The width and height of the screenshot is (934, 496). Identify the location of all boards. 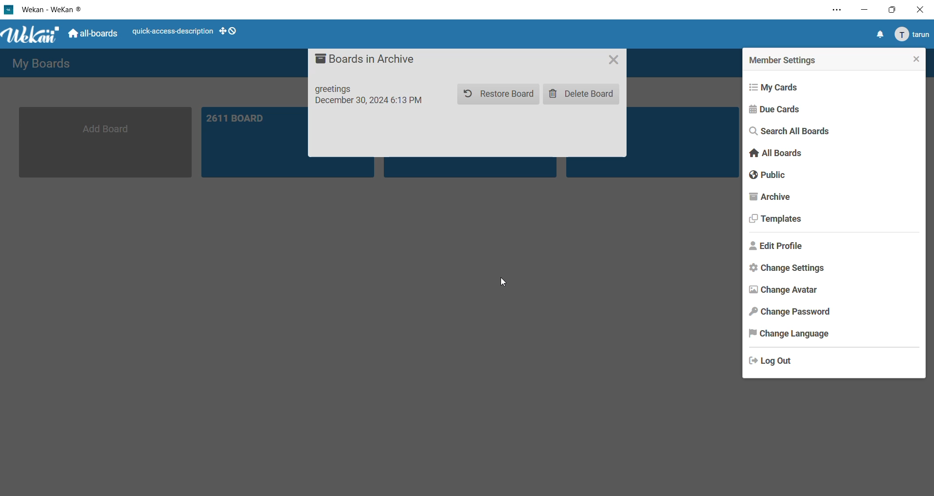
(92, 34).